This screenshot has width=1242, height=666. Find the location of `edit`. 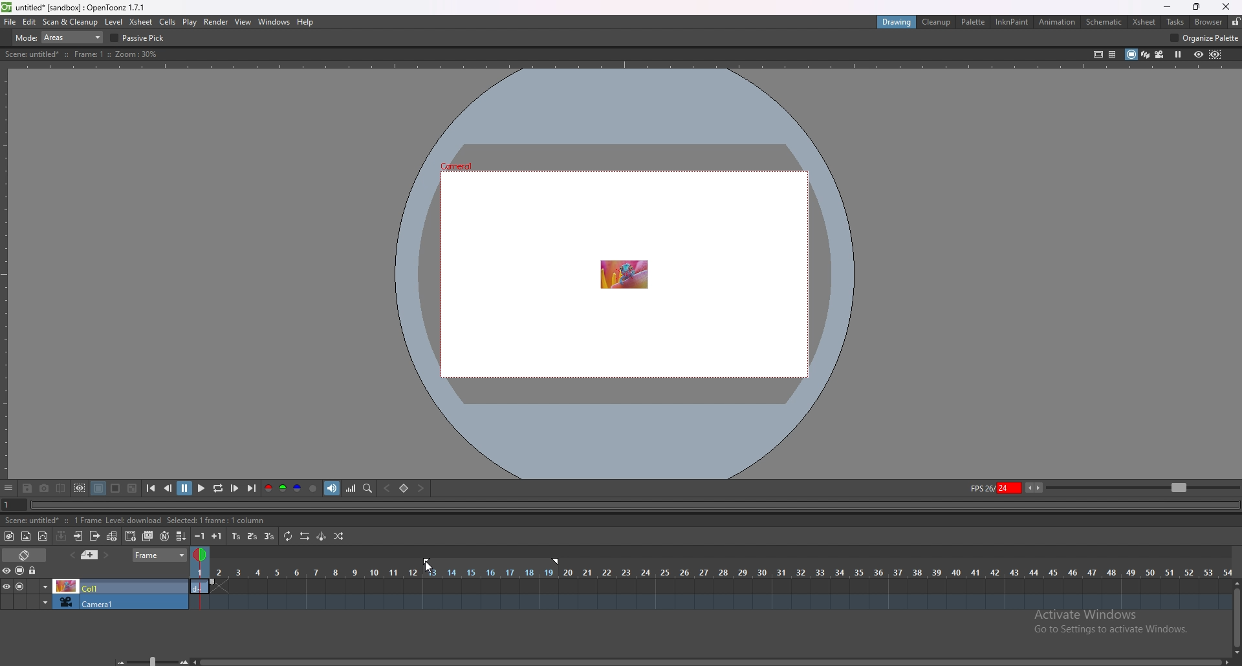

edit is located at coordinates (30, 22).